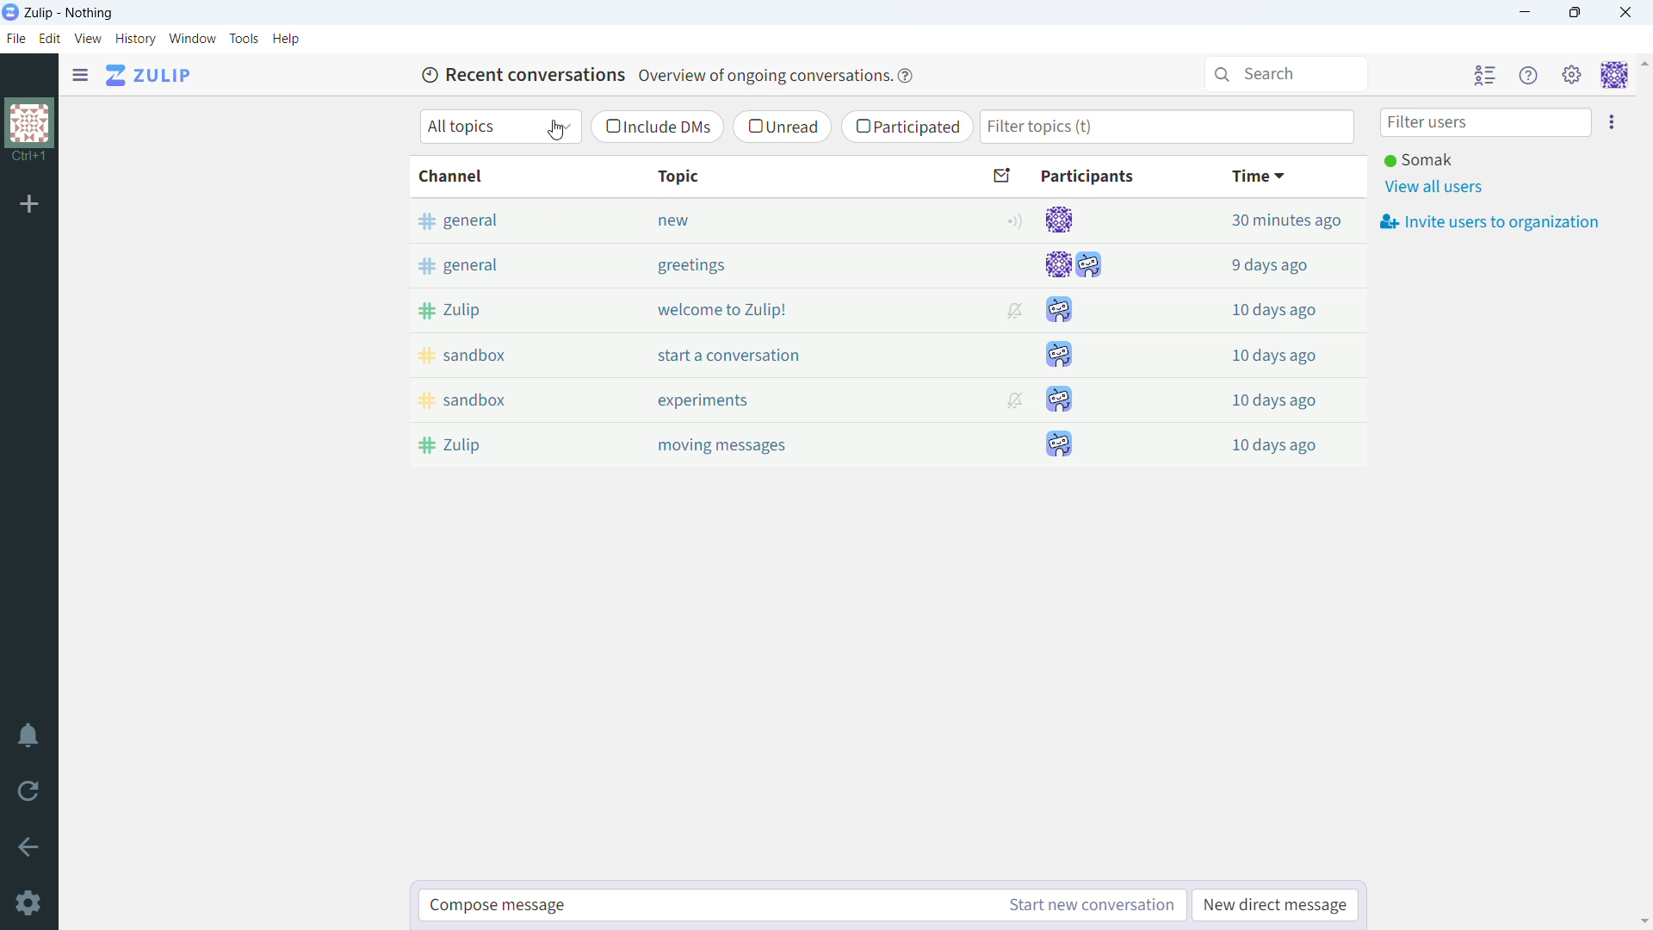 Image resolution: width=1653 pixels, height=930 pixels. I want to click on help, so click(904, 76).